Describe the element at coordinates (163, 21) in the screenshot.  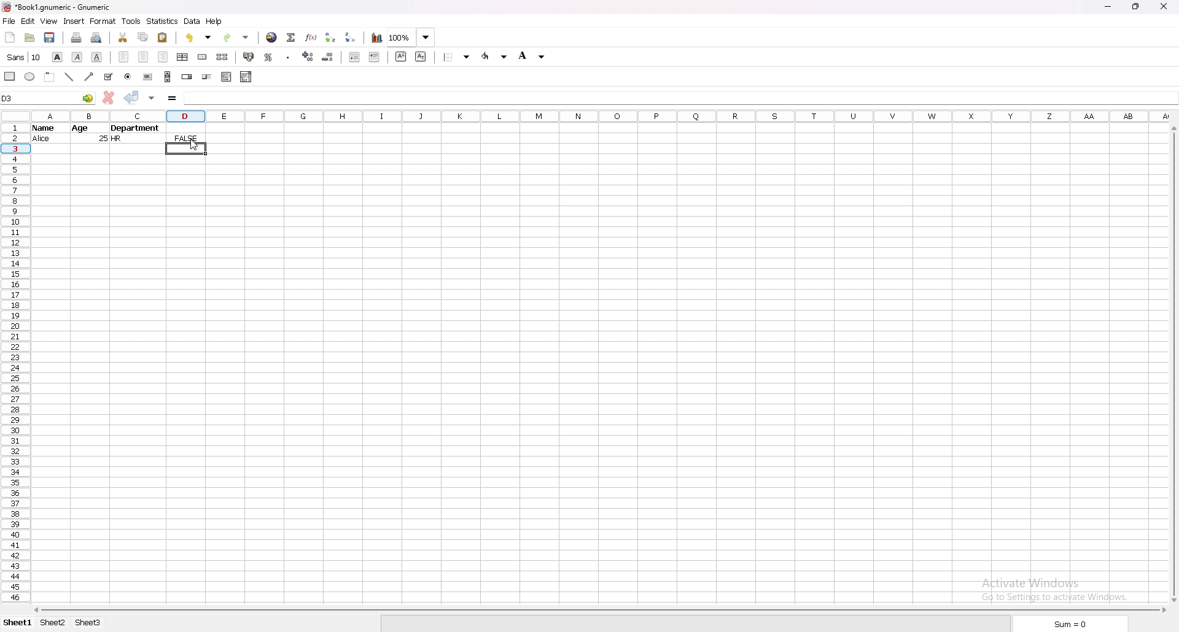
I see `statistics` at that location.